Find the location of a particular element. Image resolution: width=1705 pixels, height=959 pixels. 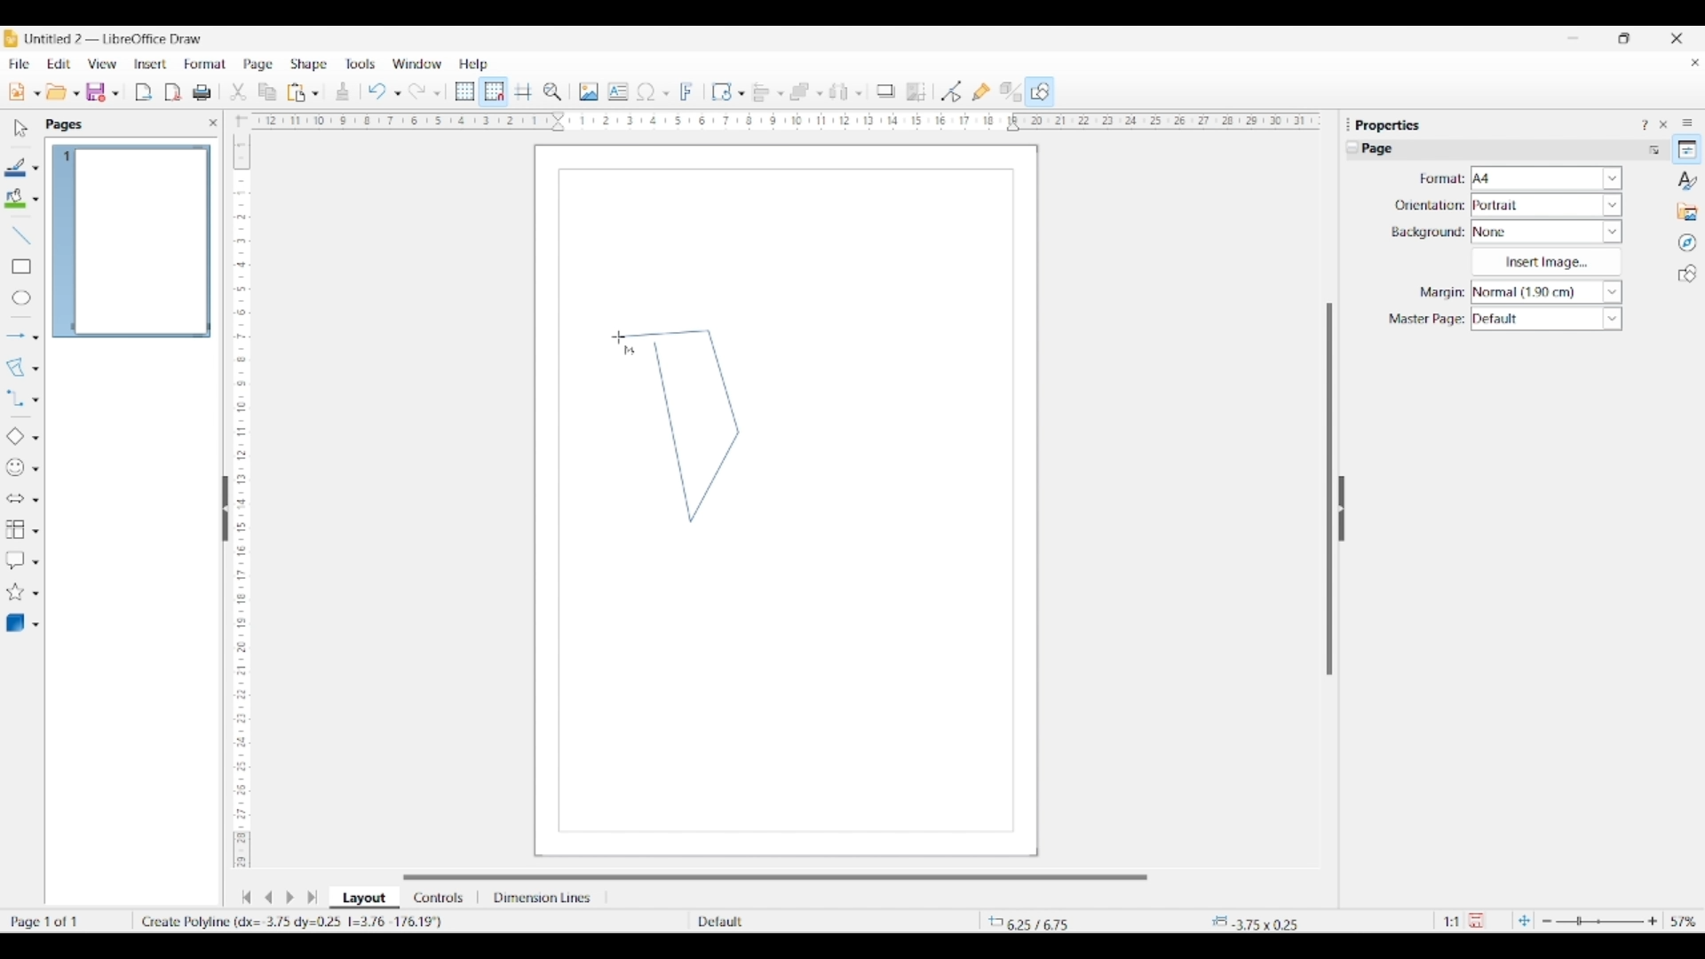

Callout shape options is located at coordinates (36, 562).